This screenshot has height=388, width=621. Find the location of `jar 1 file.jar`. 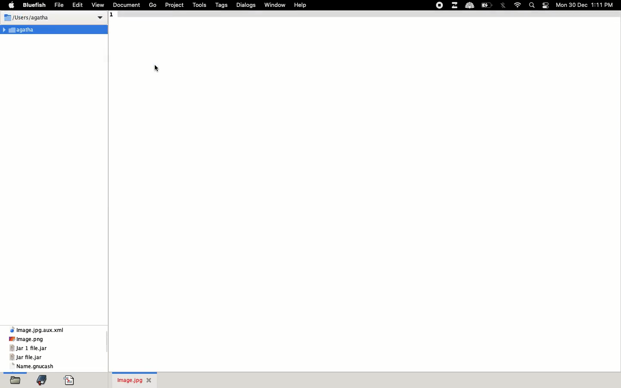

jar 1 file.jar is located at coordinates (28, 348).